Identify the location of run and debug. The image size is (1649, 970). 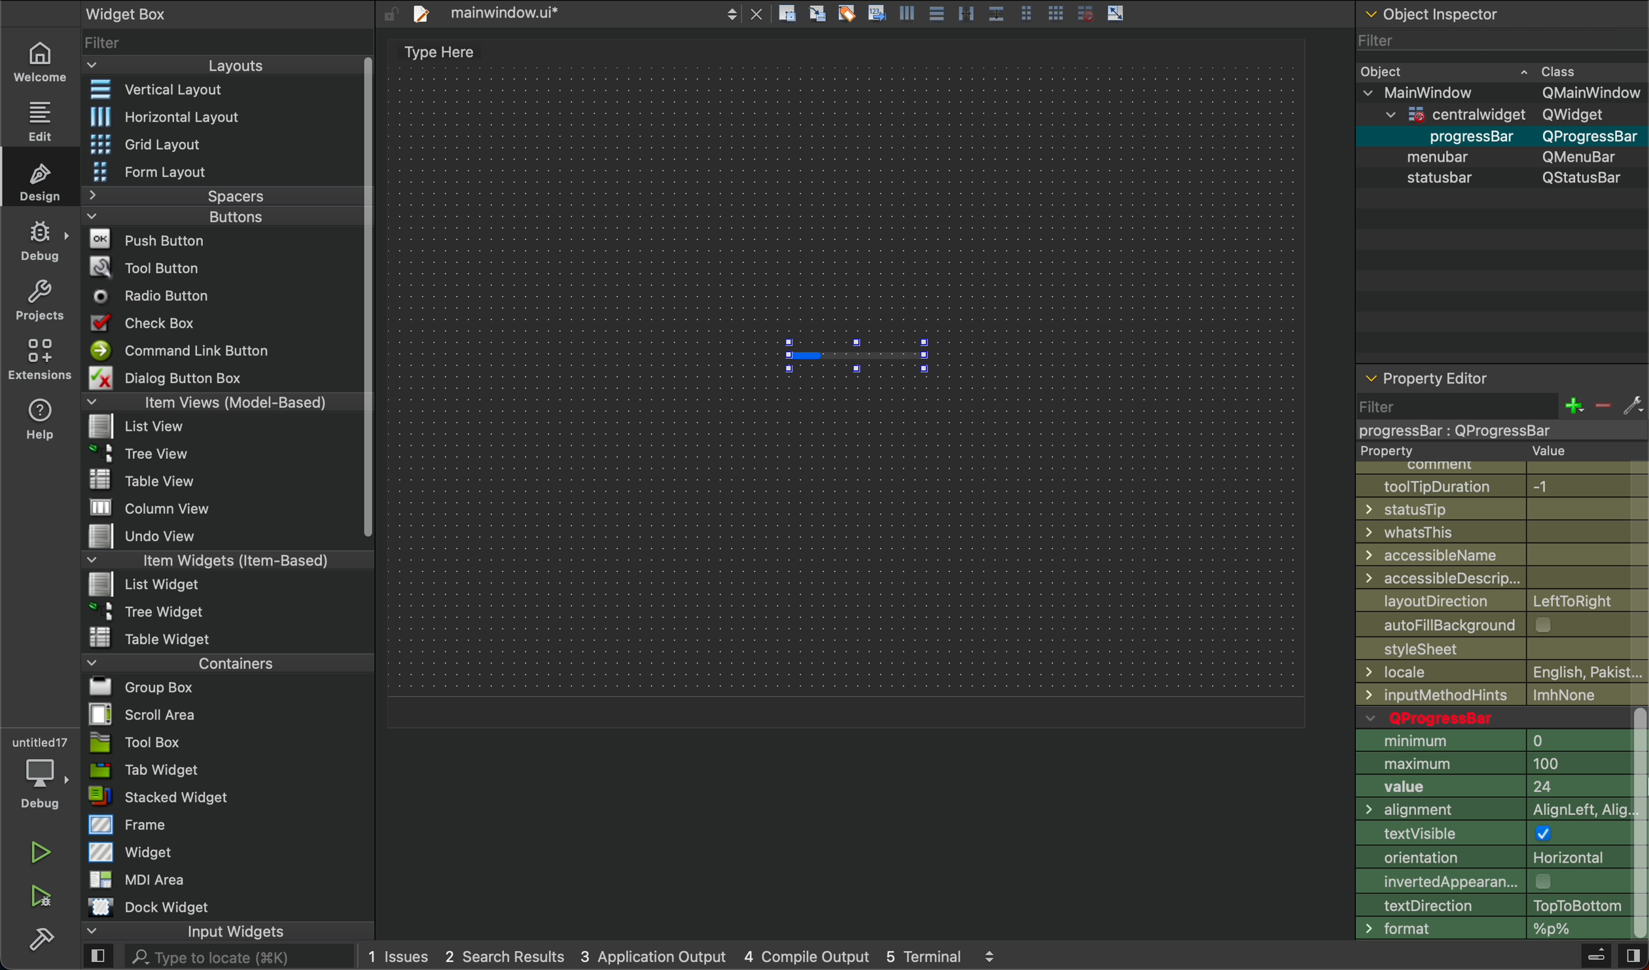
(43, 896).